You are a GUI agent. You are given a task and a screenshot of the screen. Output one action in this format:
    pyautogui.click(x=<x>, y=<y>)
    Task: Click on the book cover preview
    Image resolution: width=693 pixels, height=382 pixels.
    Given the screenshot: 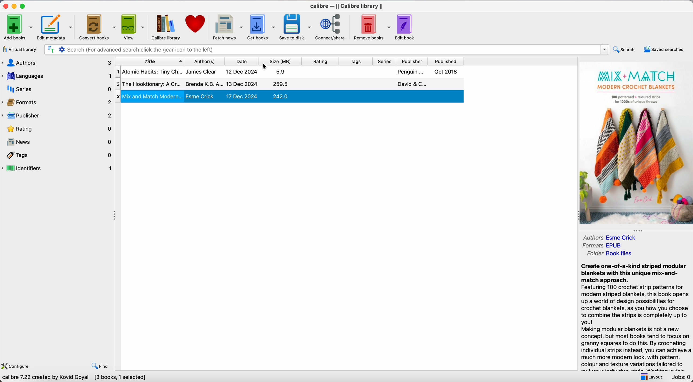 What is the action you would take?
    pyautogui.click(x=636, y=144)
    